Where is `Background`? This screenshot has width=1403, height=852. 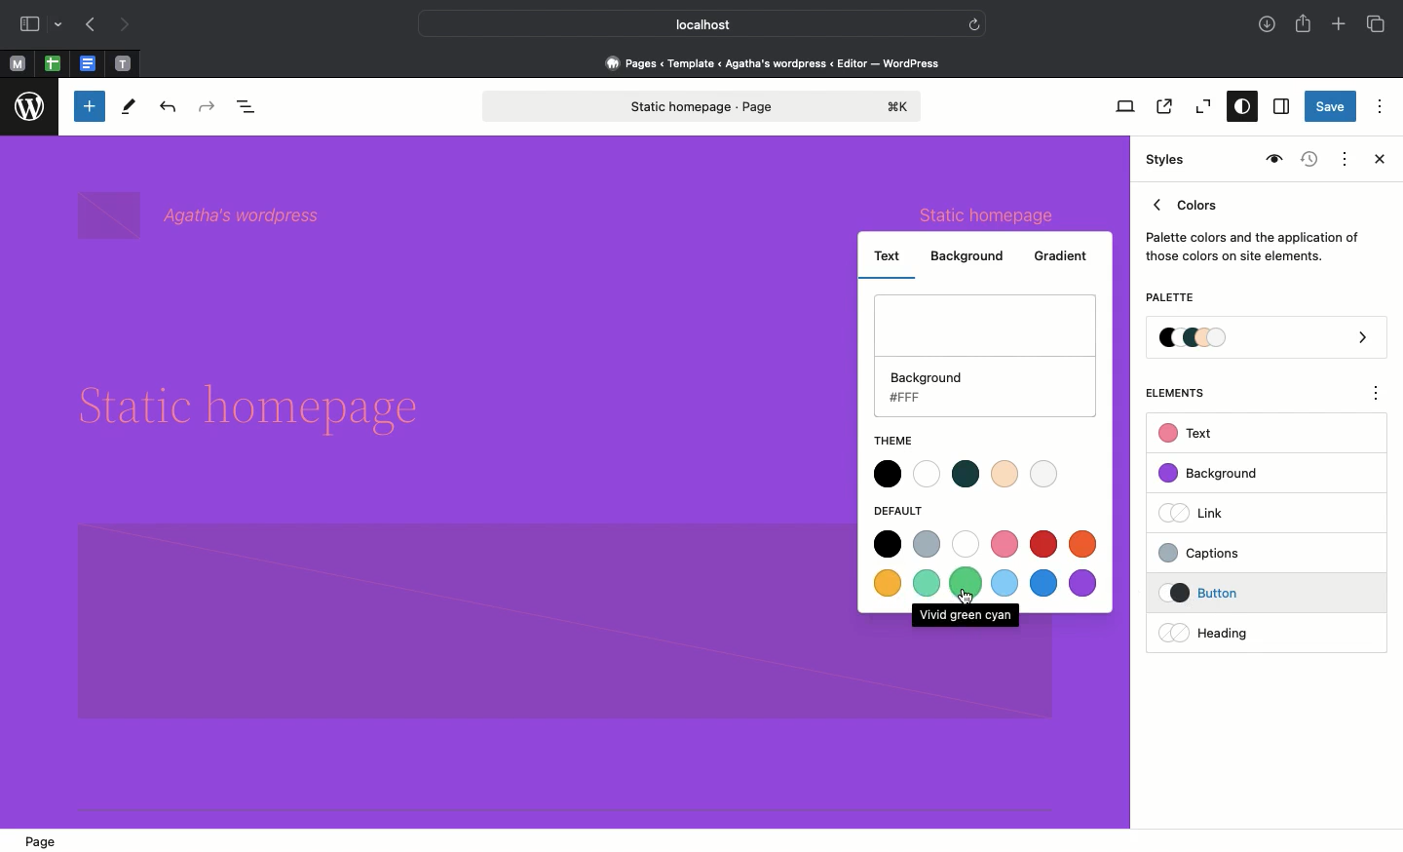 Background is located at coordinates (972, 256).